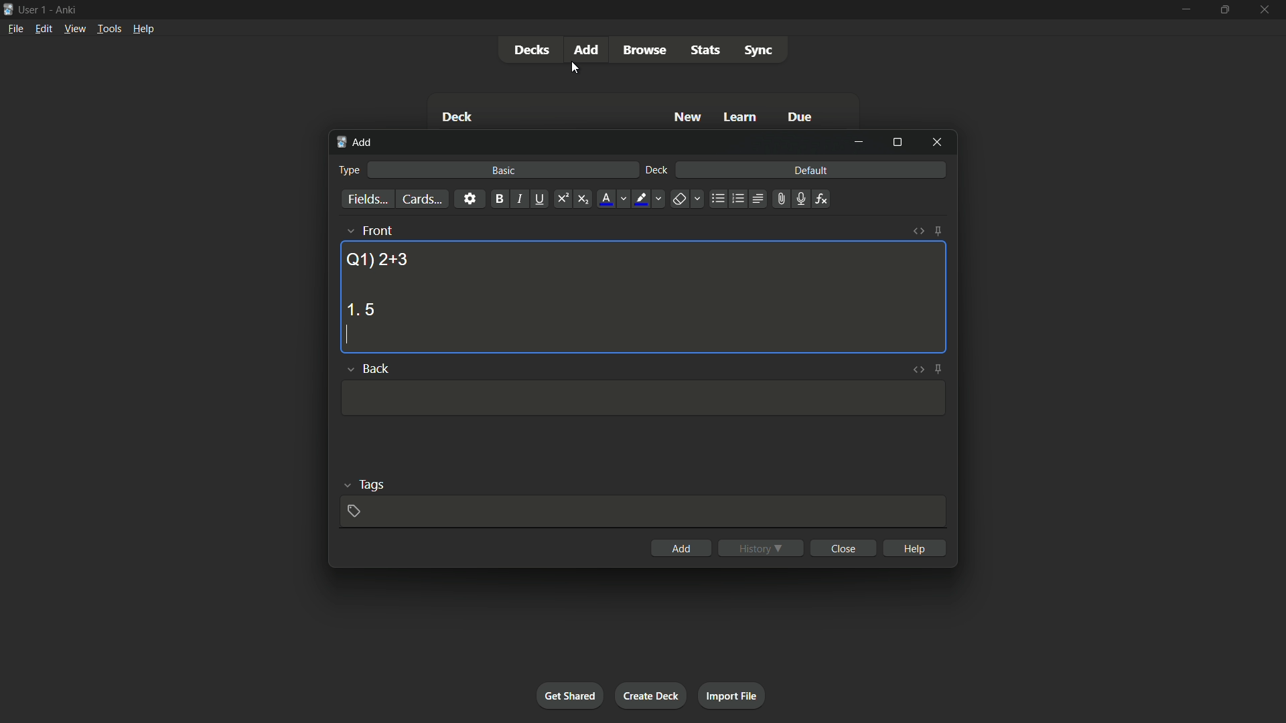 This screenshot has width=1286, height=723. Describe the element at coordinates (499, 199) in the screenshot. I see `bold` at that location.